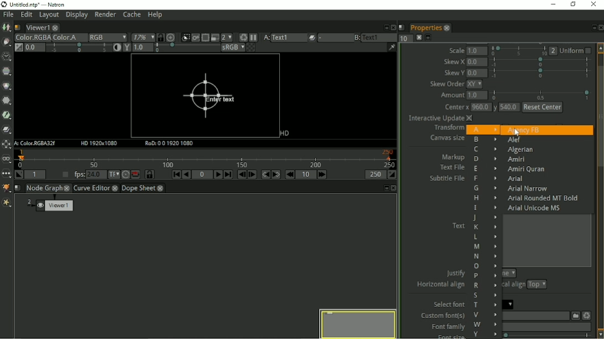 The image size is (604, 339). I want to click on E, so click(485, 169).